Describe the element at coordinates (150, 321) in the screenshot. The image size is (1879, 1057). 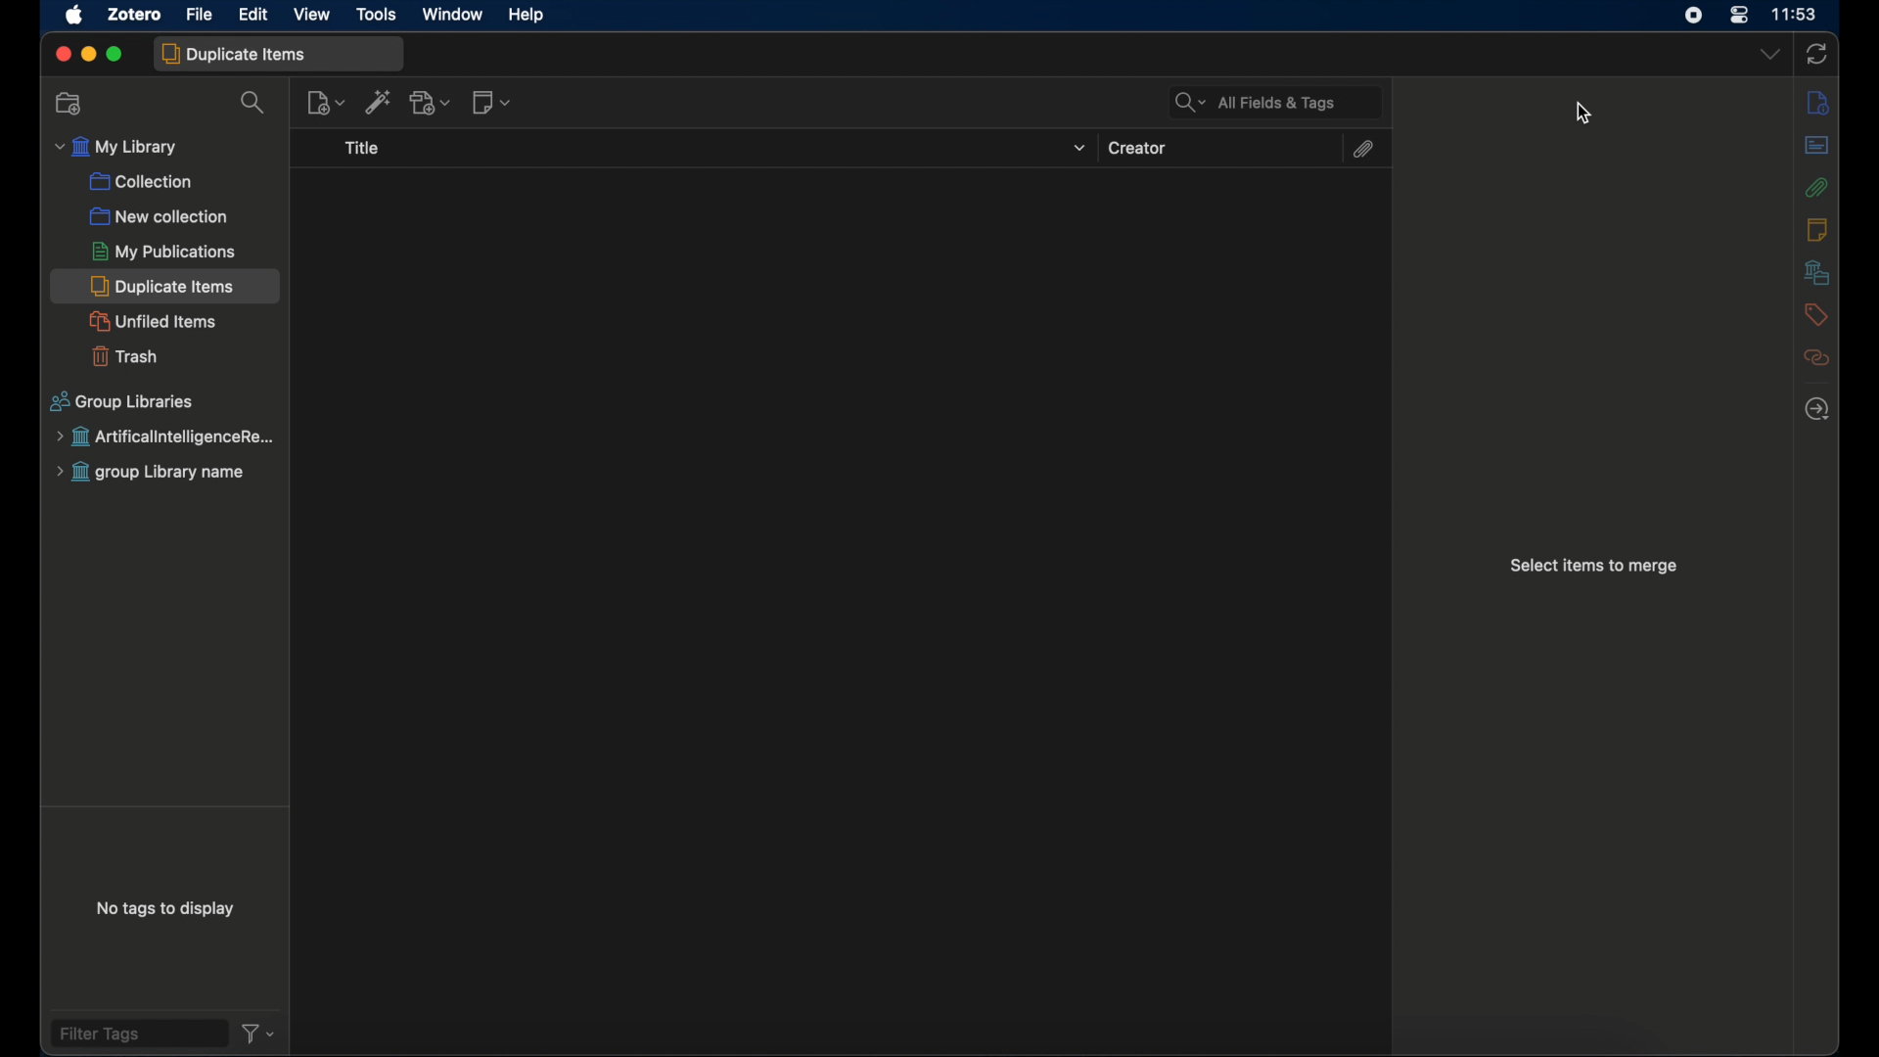
I see `unfiled items` at that location.